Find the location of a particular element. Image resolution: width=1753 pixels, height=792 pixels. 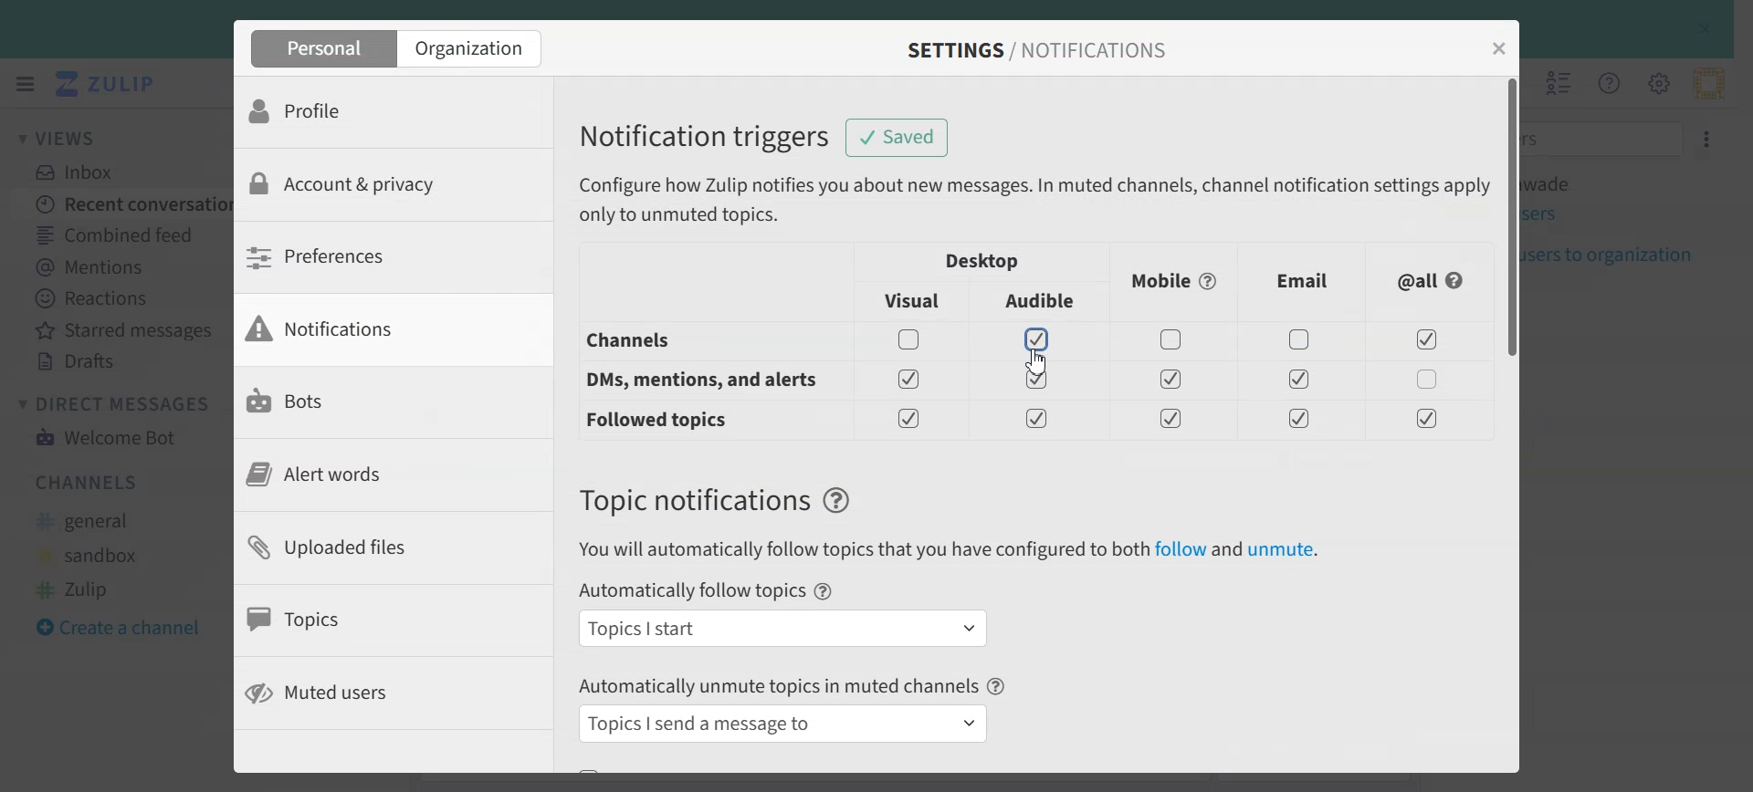

Topics is located at coordinates (369, 619).